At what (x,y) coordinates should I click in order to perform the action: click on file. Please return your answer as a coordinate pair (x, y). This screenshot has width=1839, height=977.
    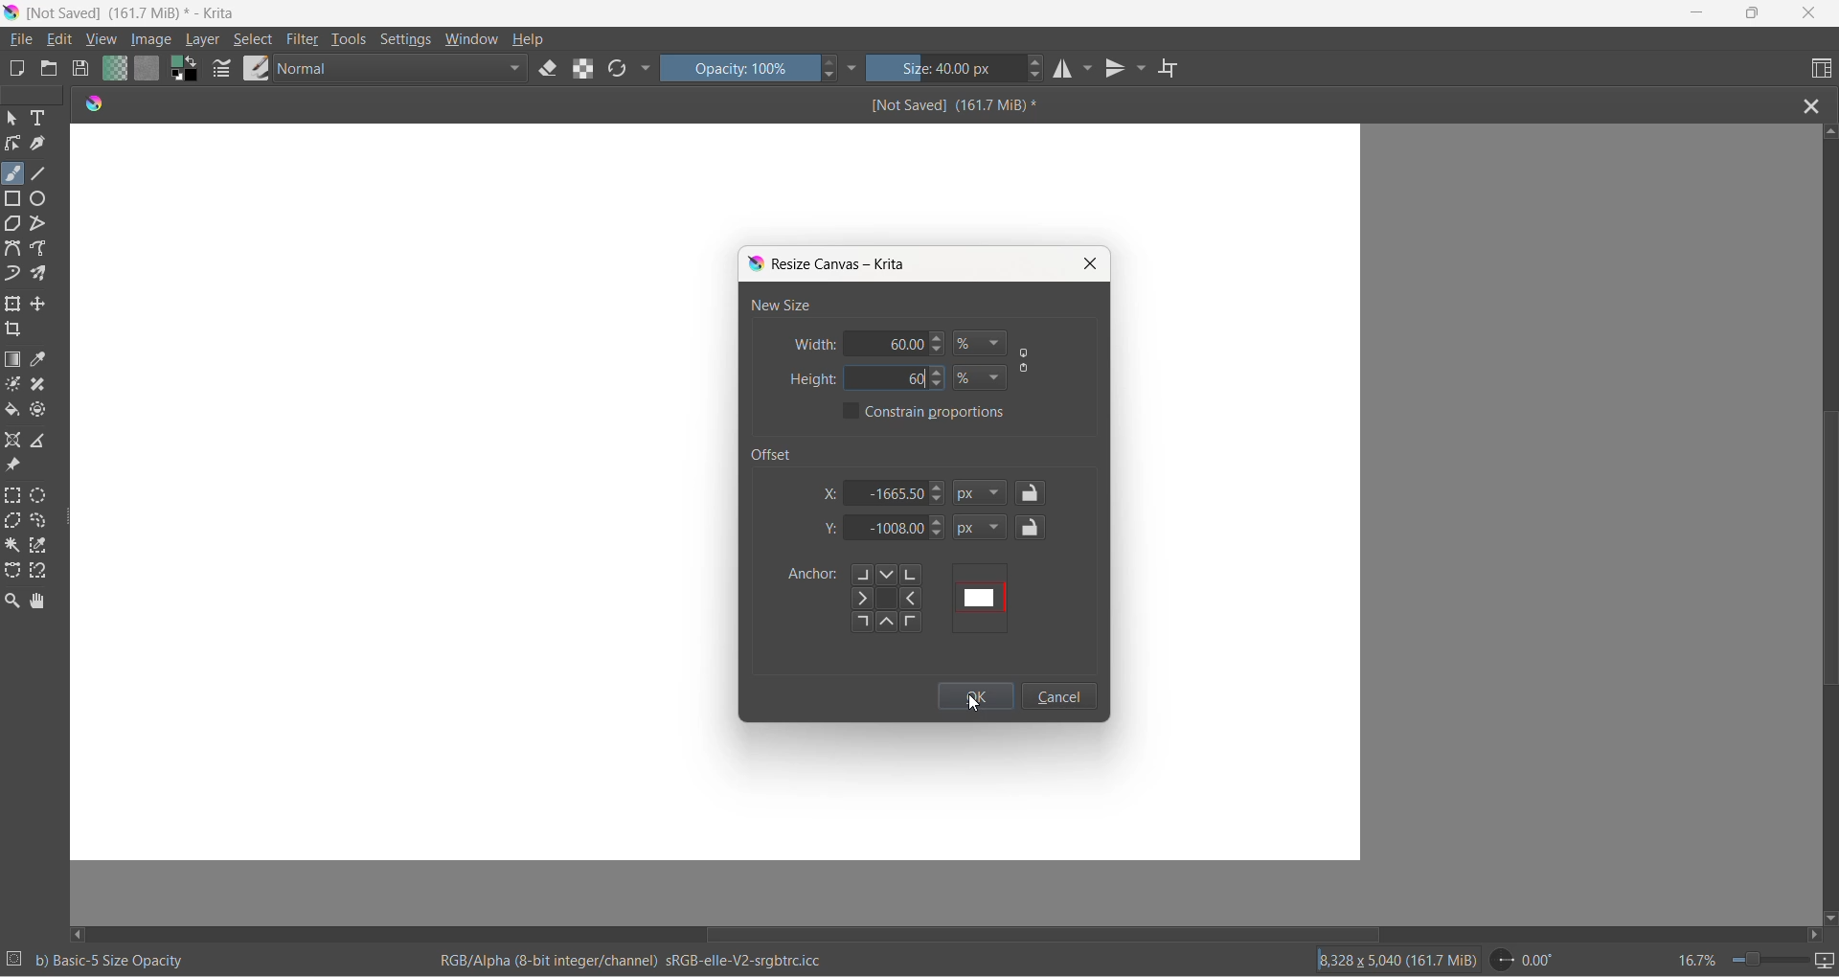
    Looking at the image, I should click on (24, 40).